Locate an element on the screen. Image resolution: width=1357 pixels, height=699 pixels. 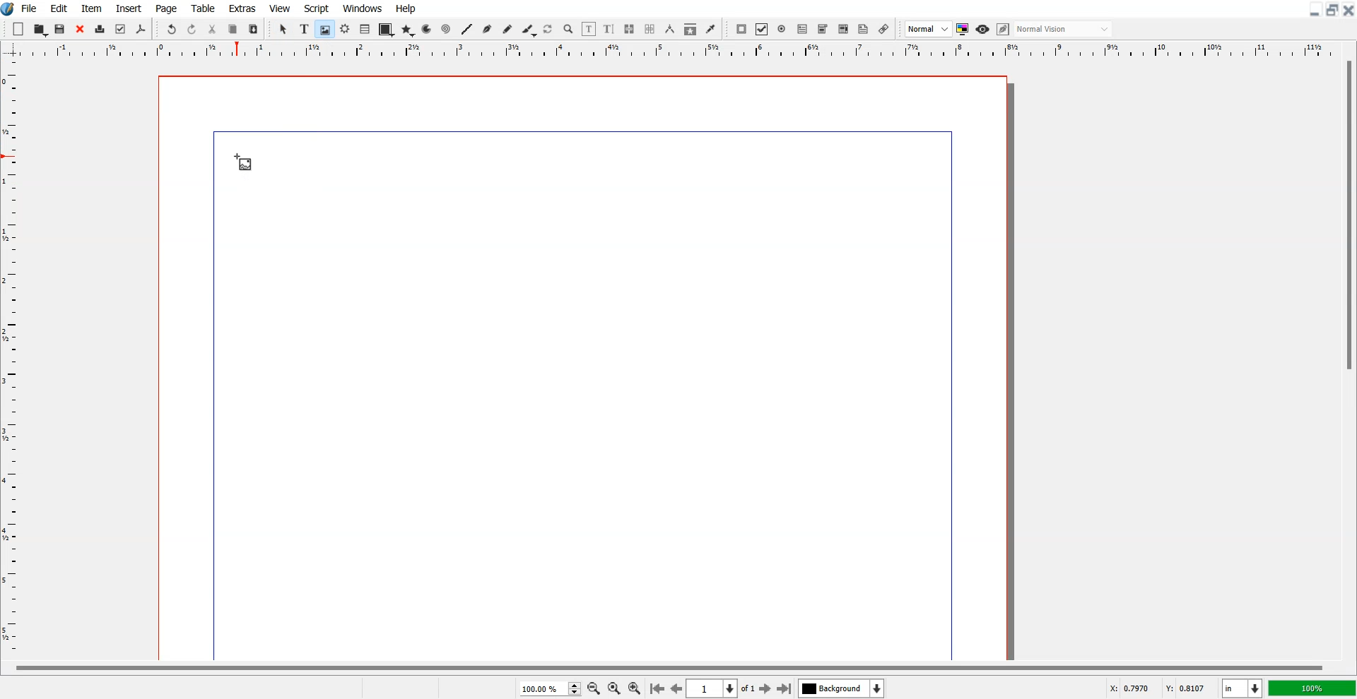
X,Y Co-ordinate is located at coordinates (1161, 687).